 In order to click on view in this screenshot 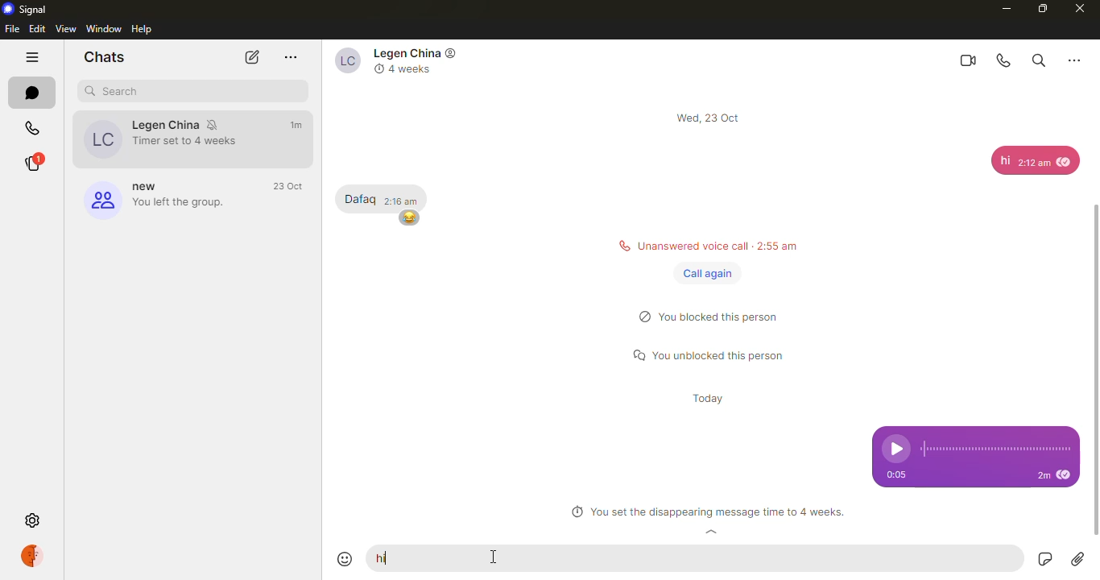, I will do `click(67, 28)`.